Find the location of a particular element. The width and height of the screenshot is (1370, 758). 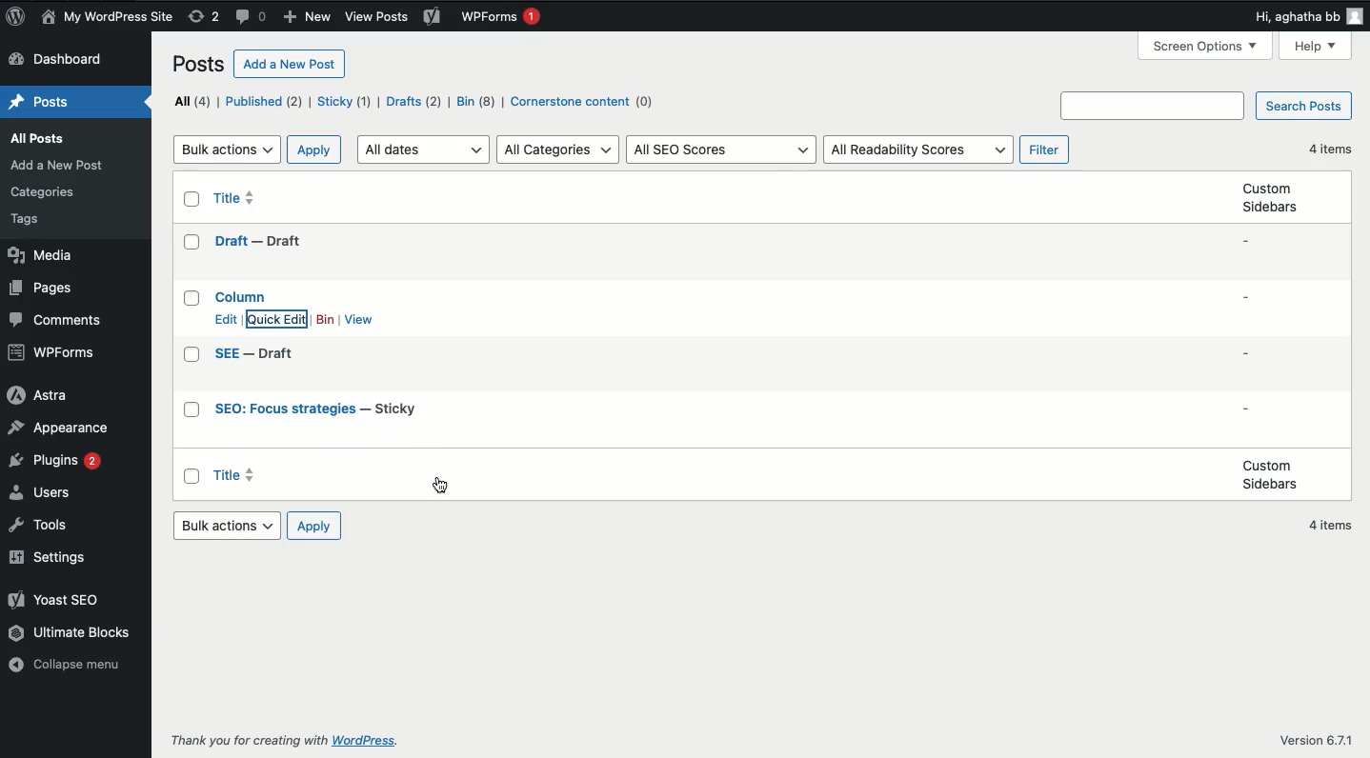

Sticky is located at coordinates (345, 102).